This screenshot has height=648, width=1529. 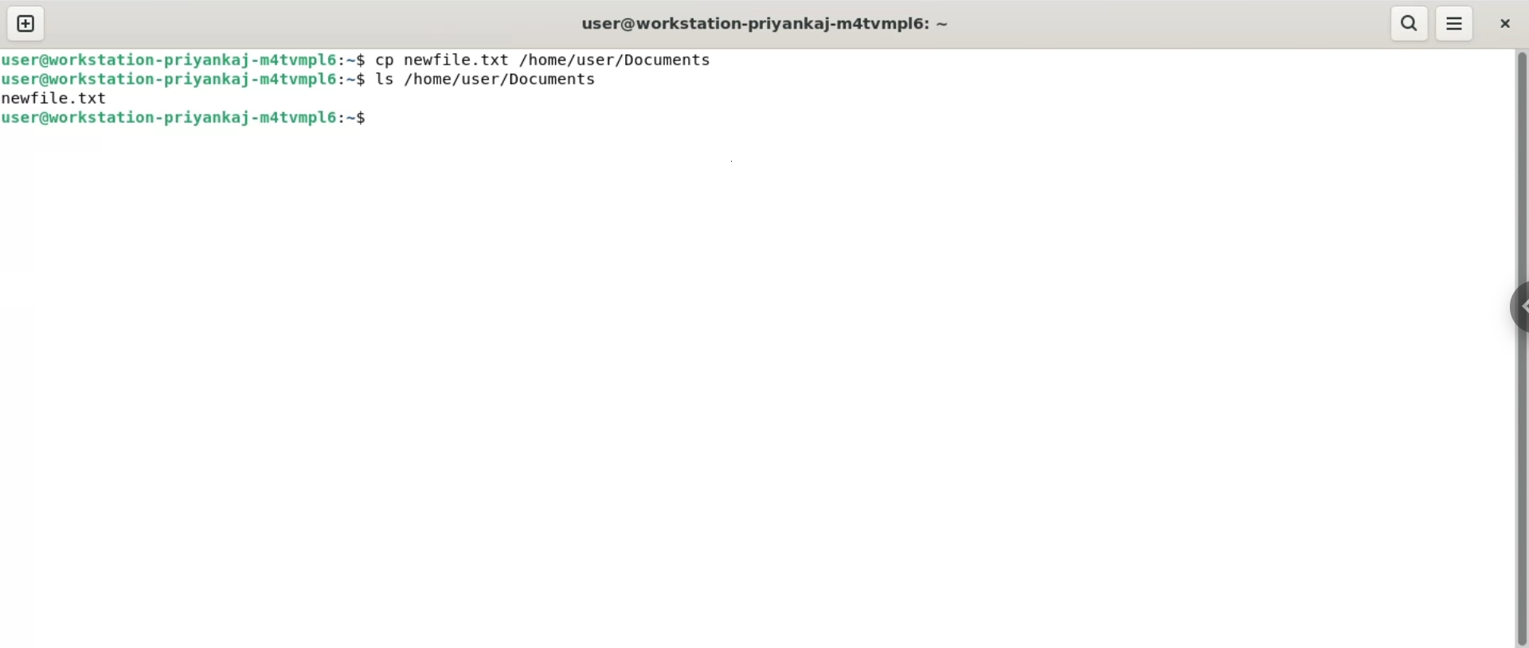 What do you see at coordinates (1503, 21) in the screenshot?
I see `close` at bounding box center [1503, 21].